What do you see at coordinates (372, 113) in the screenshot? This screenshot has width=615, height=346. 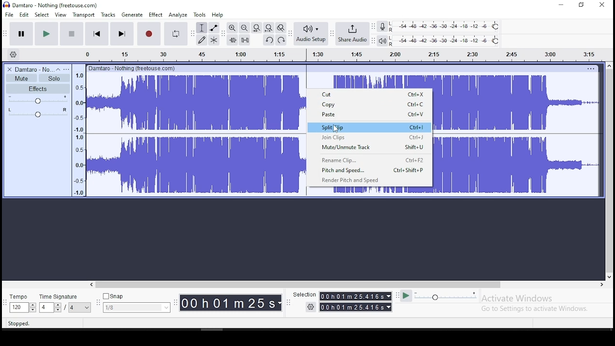 I see `paste ctrl+v` at bounding box center [372, 113].